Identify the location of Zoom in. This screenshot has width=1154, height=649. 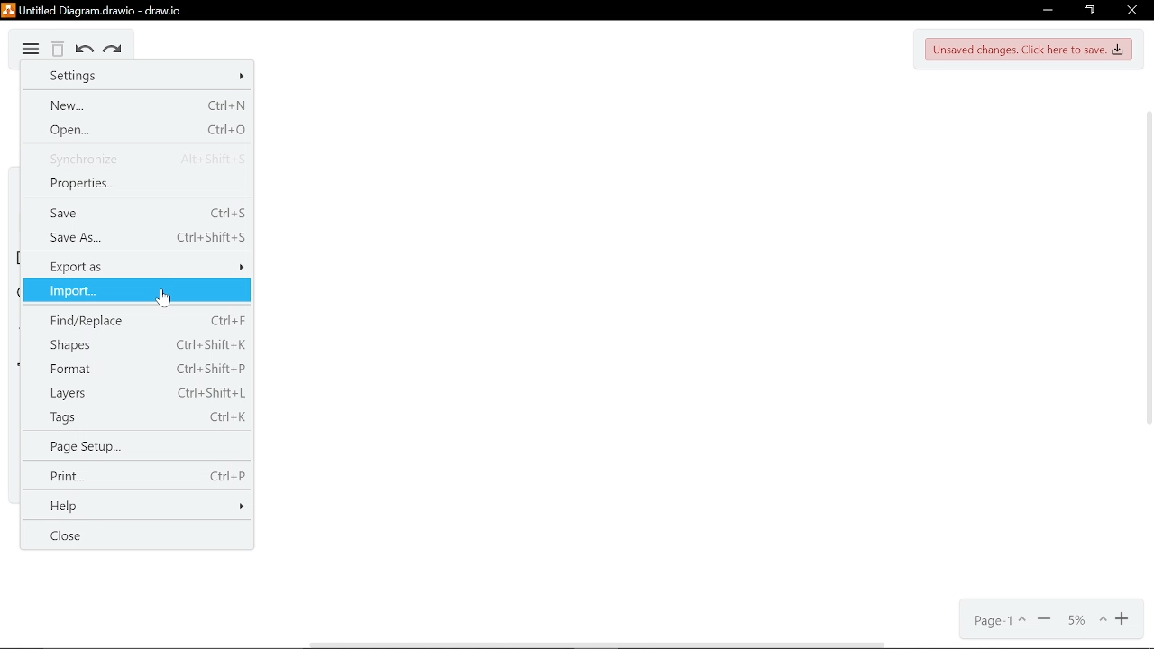
(1122, 619).